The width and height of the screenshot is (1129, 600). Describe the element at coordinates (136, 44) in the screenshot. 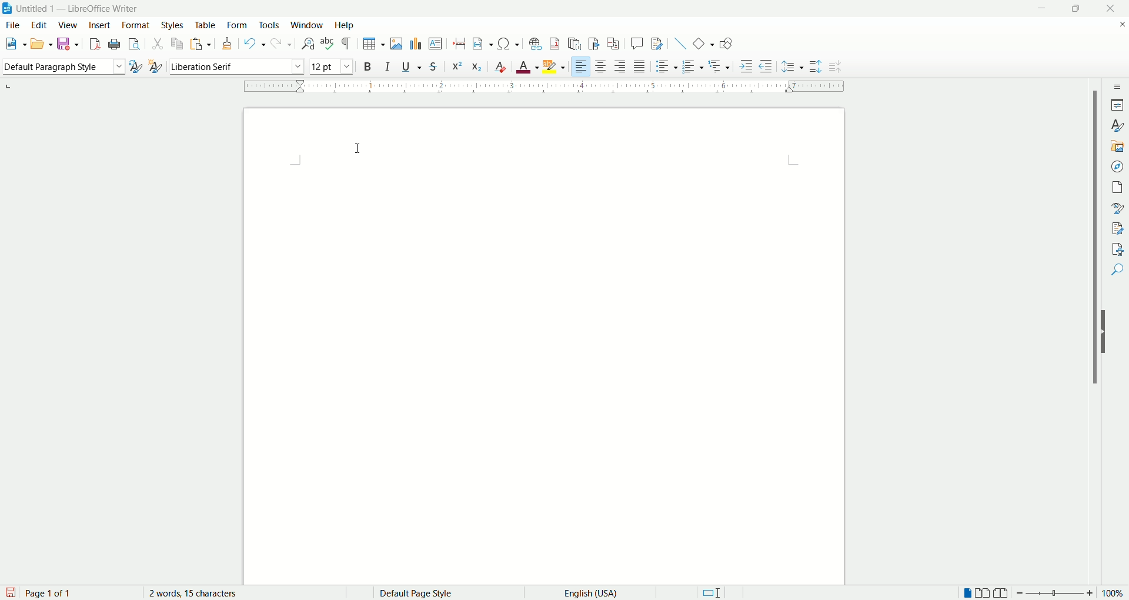

I see `print preview` at that location.